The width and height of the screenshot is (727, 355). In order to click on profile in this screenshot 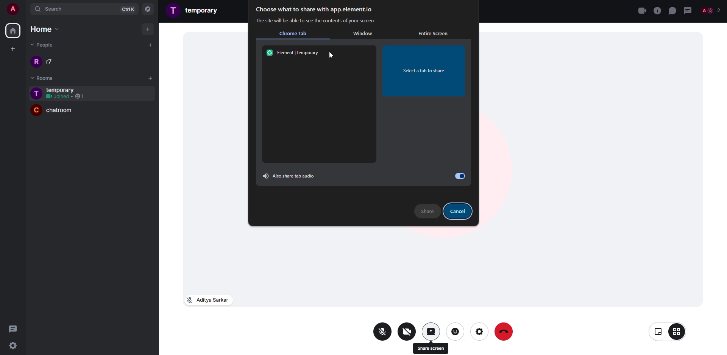, I will do `click(174, 10)`.